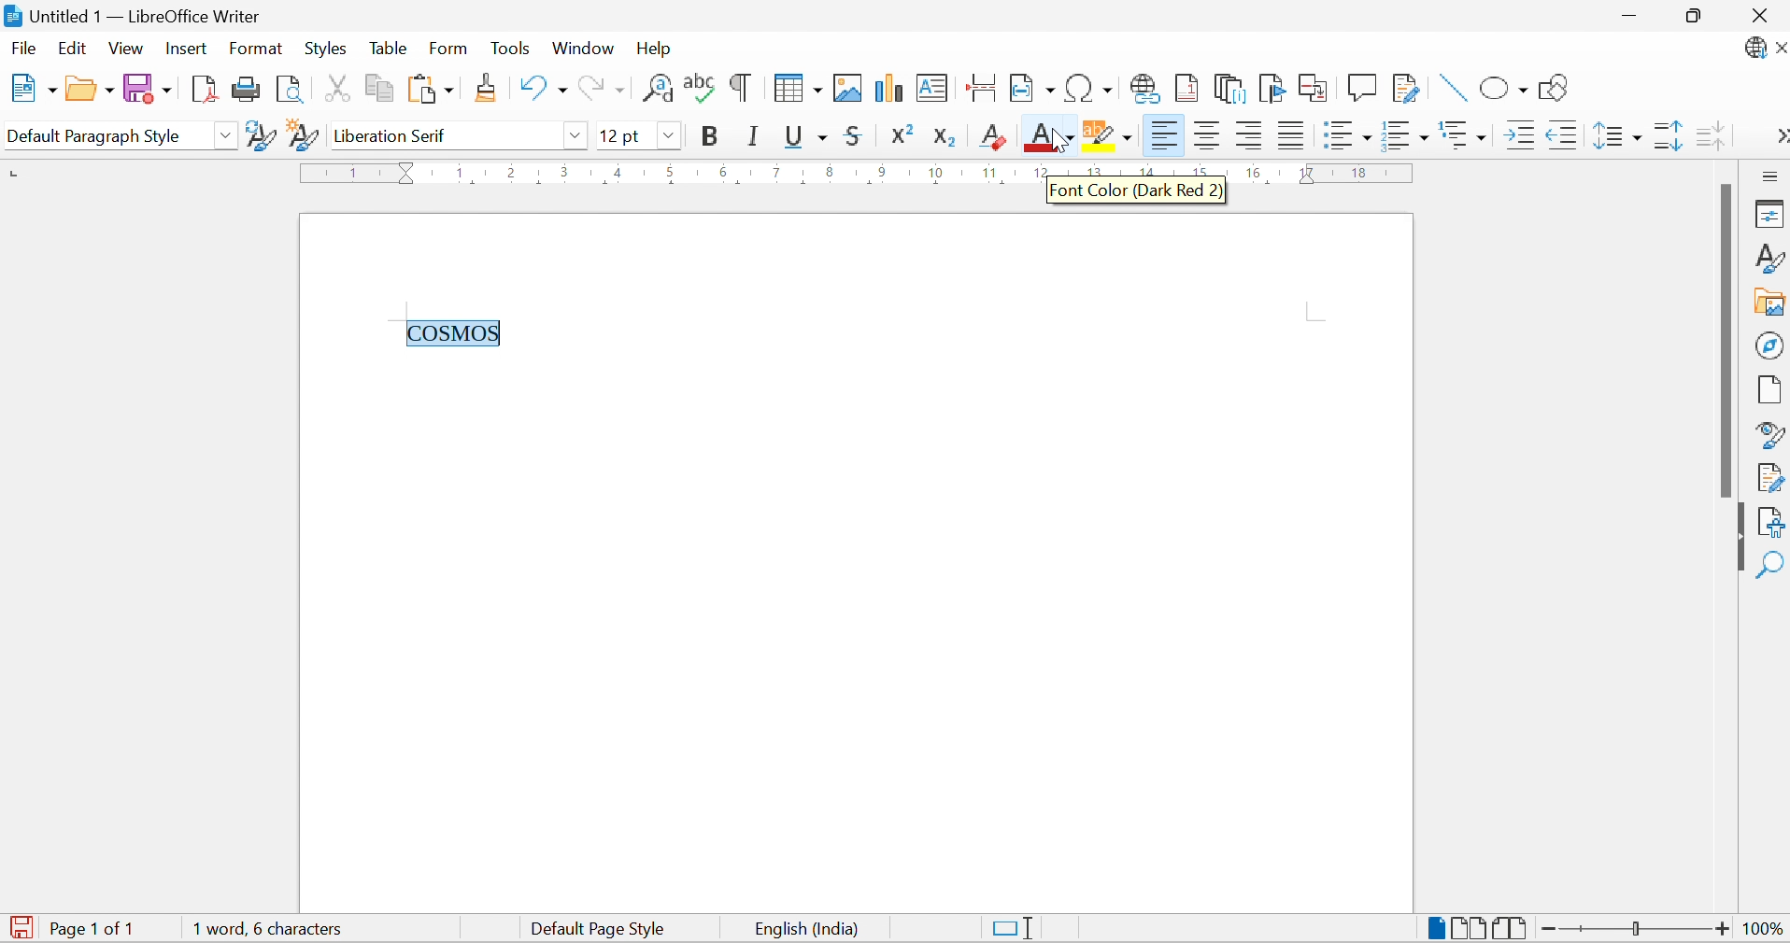 The width and height of the screenshot is (1790, 943). Describe the element at coordinates (1616, 136) in the screenshot. I see `Set Line Spacing` at that location.